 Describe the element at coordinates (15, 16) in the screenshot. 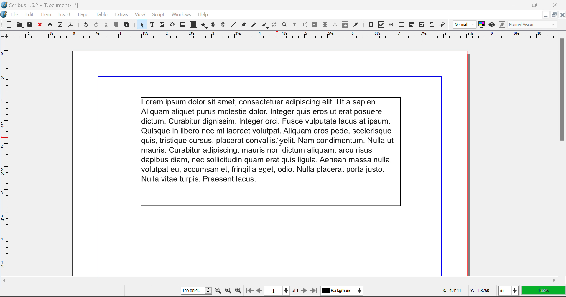

I see `File` at that location.